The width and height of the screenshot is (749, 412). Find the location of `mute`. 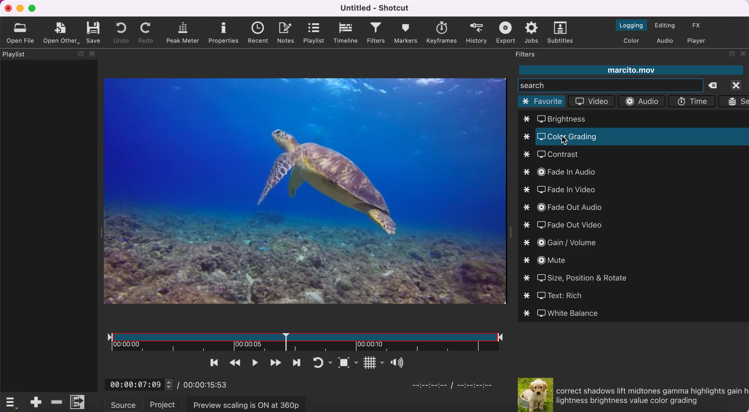

mute is located at coordinates (549, 261).